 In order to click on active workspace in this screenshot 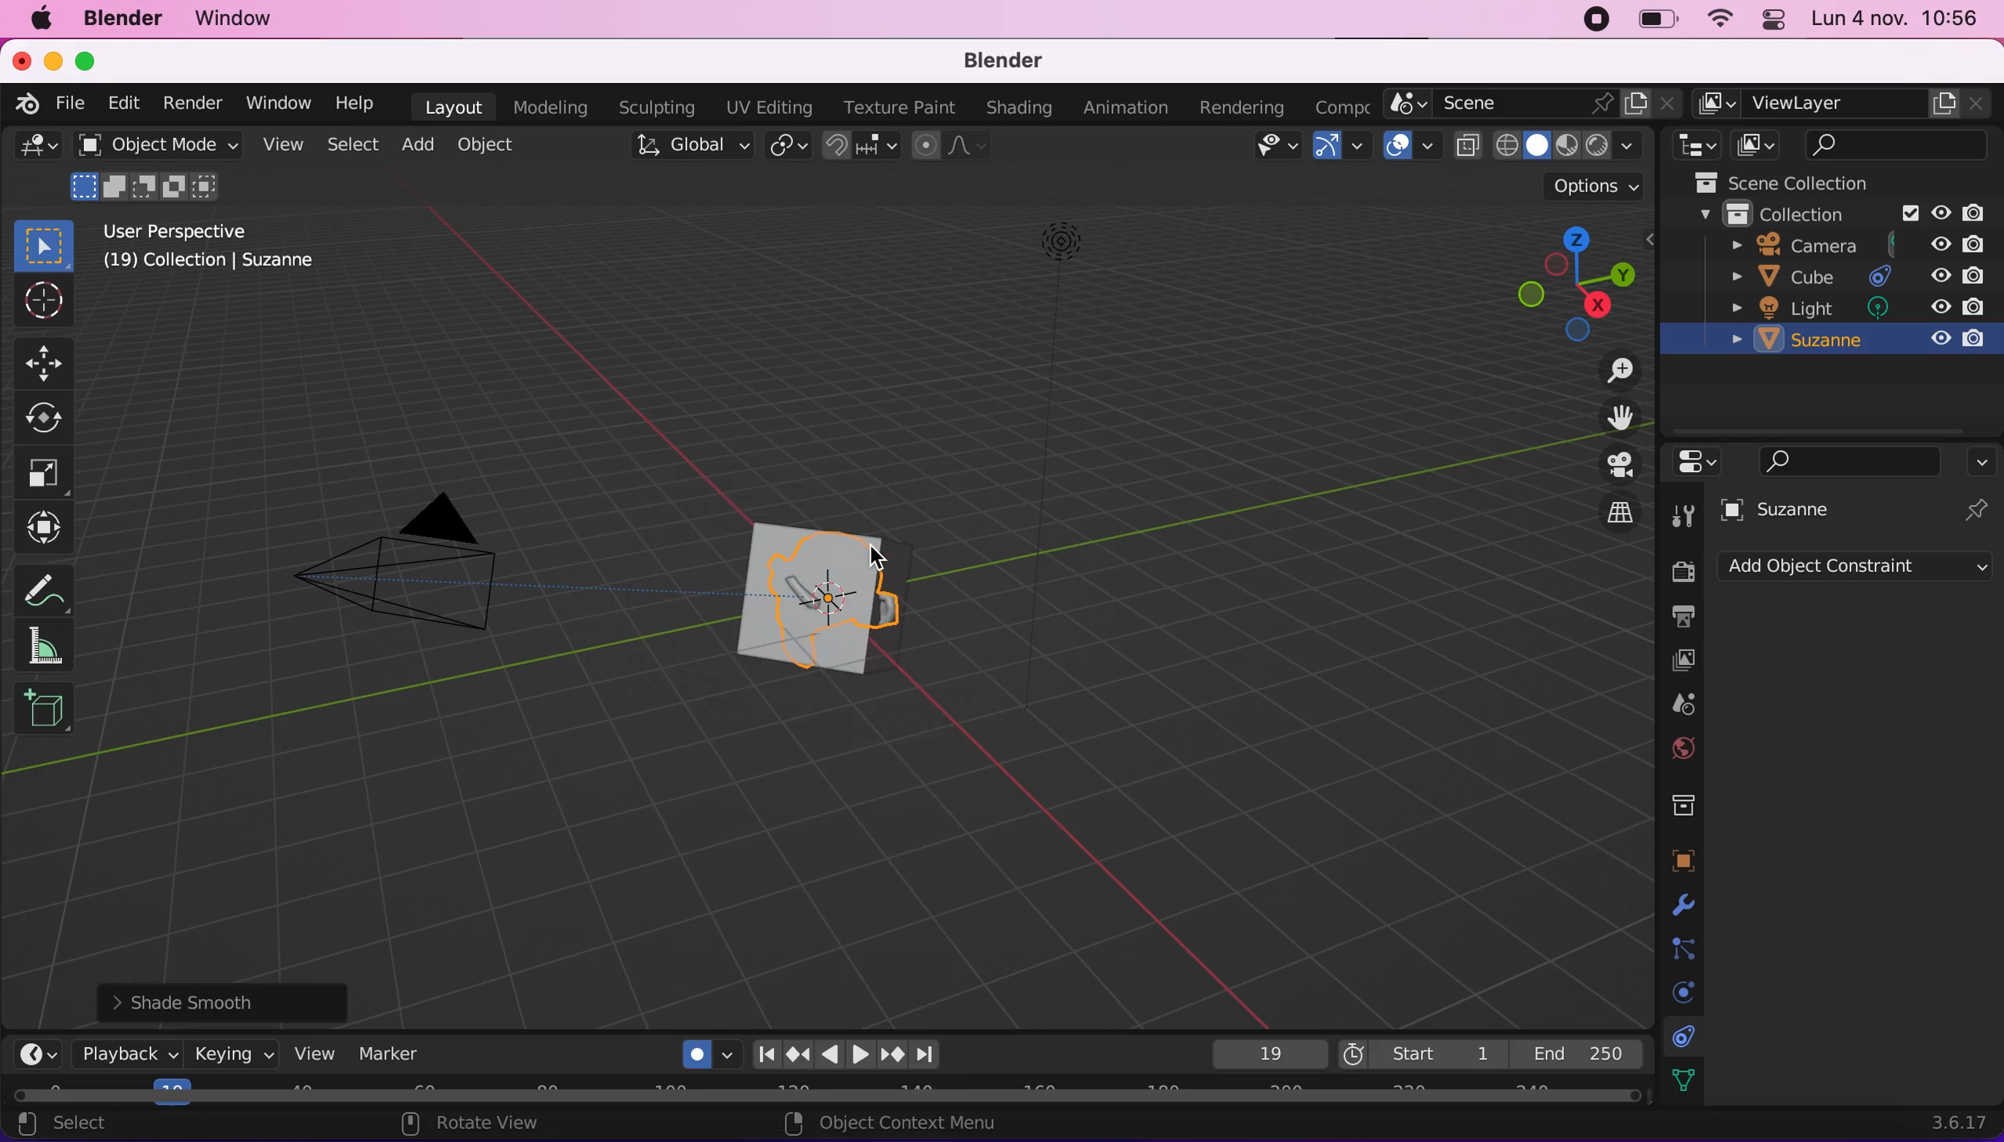, I will do `click(1714, 103)`.